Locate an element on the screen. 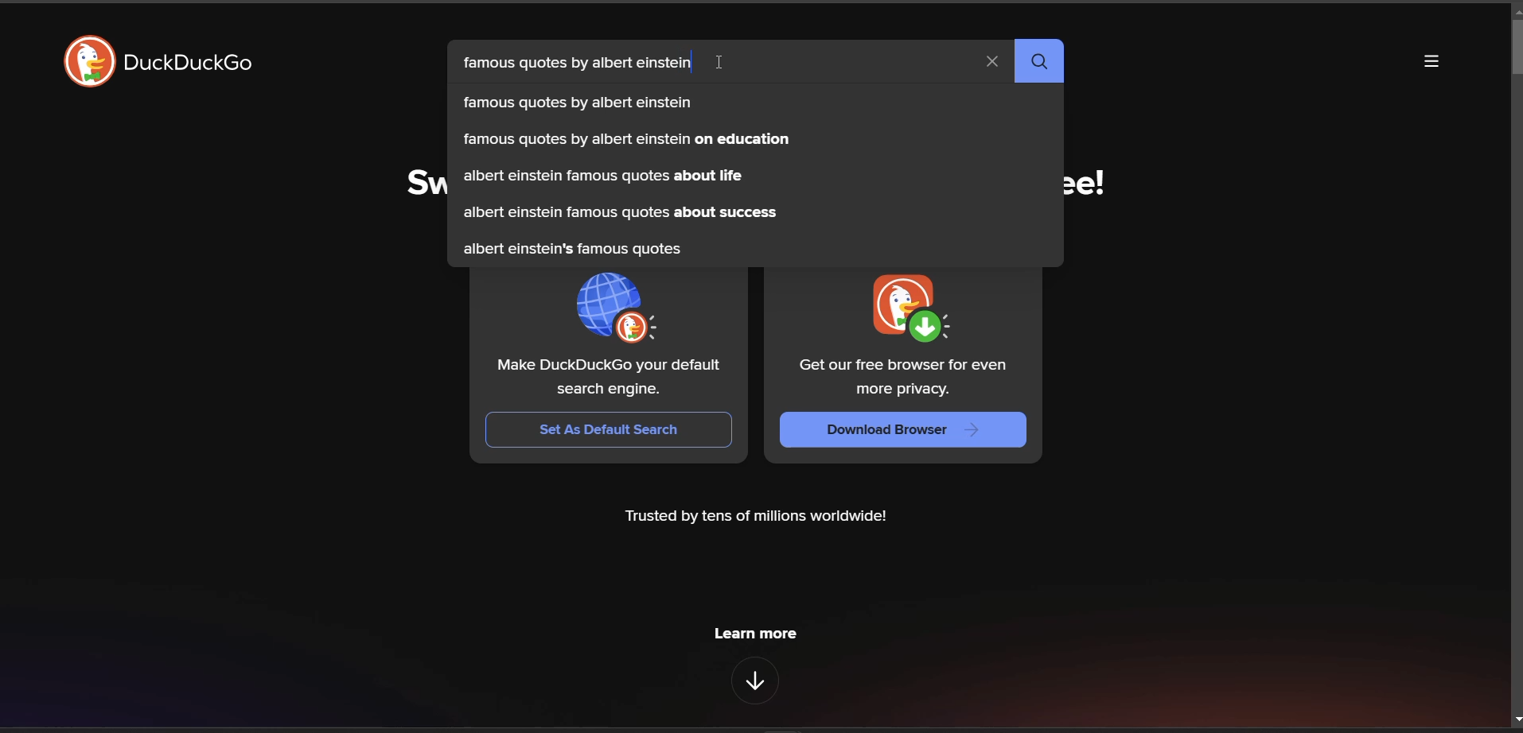 Image resolution: width=1523 pixels, height=733 pixels. features is located at coordinates (757, 681).